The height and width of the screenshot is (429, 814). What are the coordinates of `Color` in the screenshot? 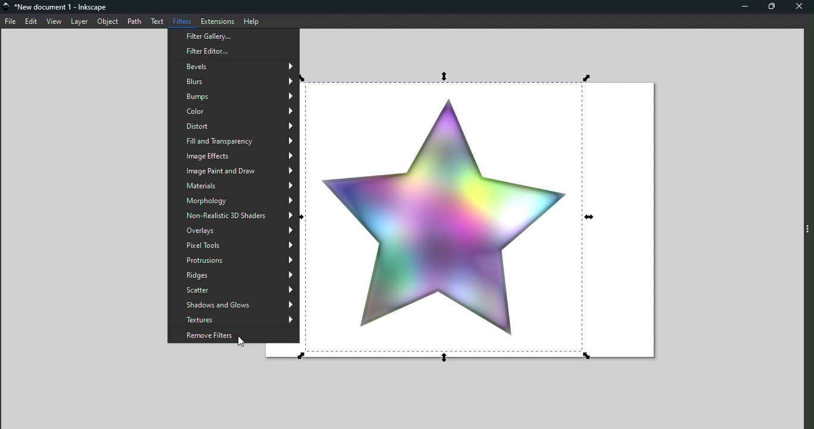 It's located at (234, 112).